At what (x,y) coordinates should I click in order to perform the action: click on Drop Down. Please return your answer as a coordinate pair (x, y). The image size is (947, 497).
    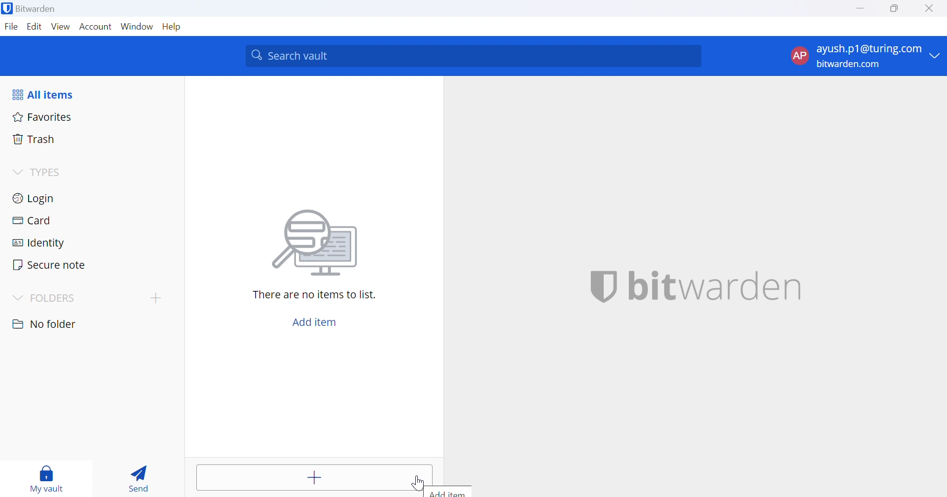
    Looking at the image, I should click on (17, 171).